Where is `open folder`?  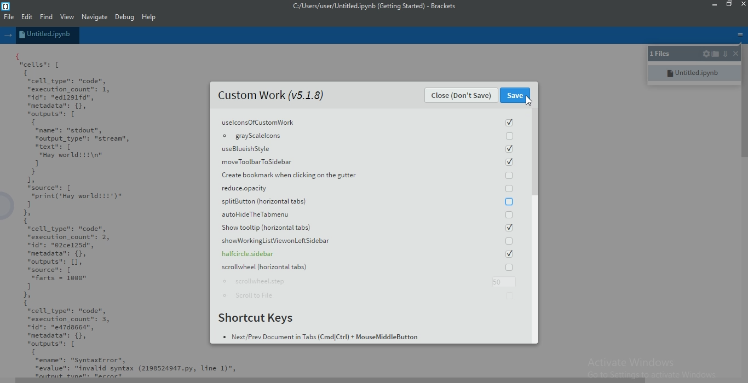 open folder is located at coordinates (716, 54).